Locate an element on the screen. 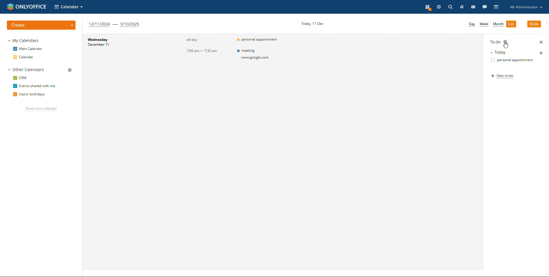 This screenshot has width=549, height=277.  is located at coordinates (263, 55).